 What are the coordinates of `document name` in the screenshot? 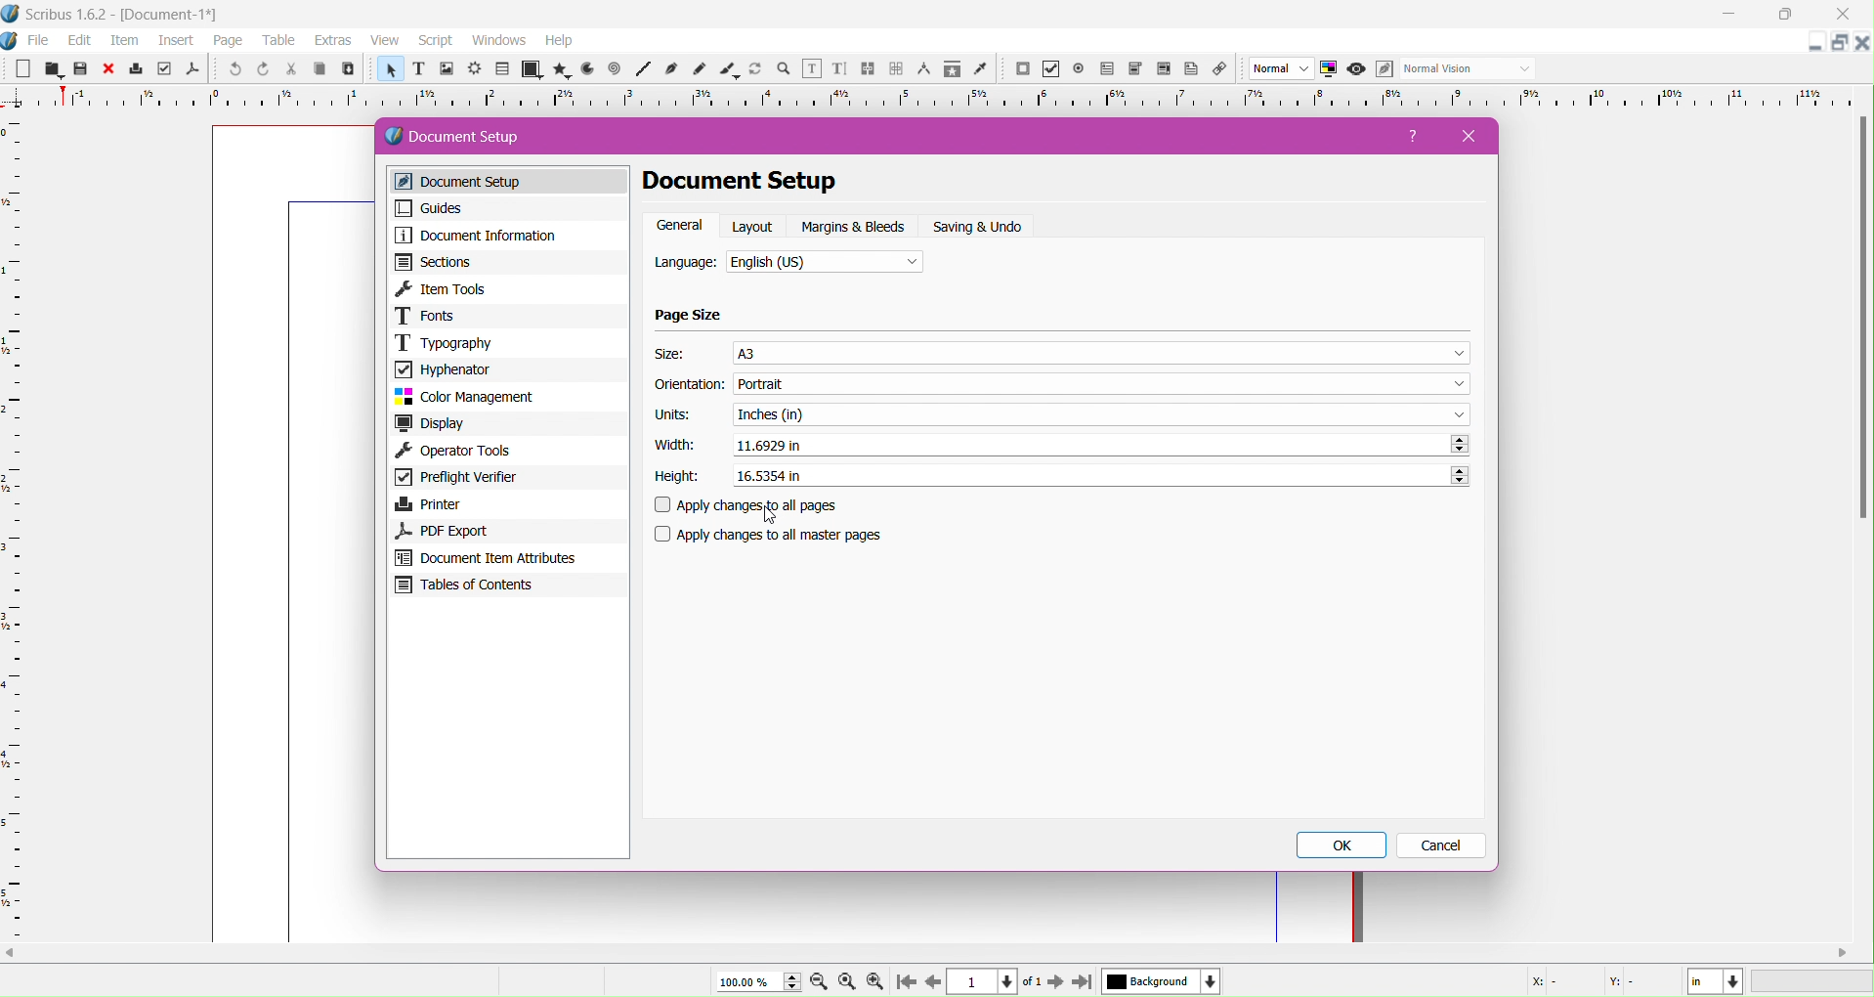 It's located at (173, 16).